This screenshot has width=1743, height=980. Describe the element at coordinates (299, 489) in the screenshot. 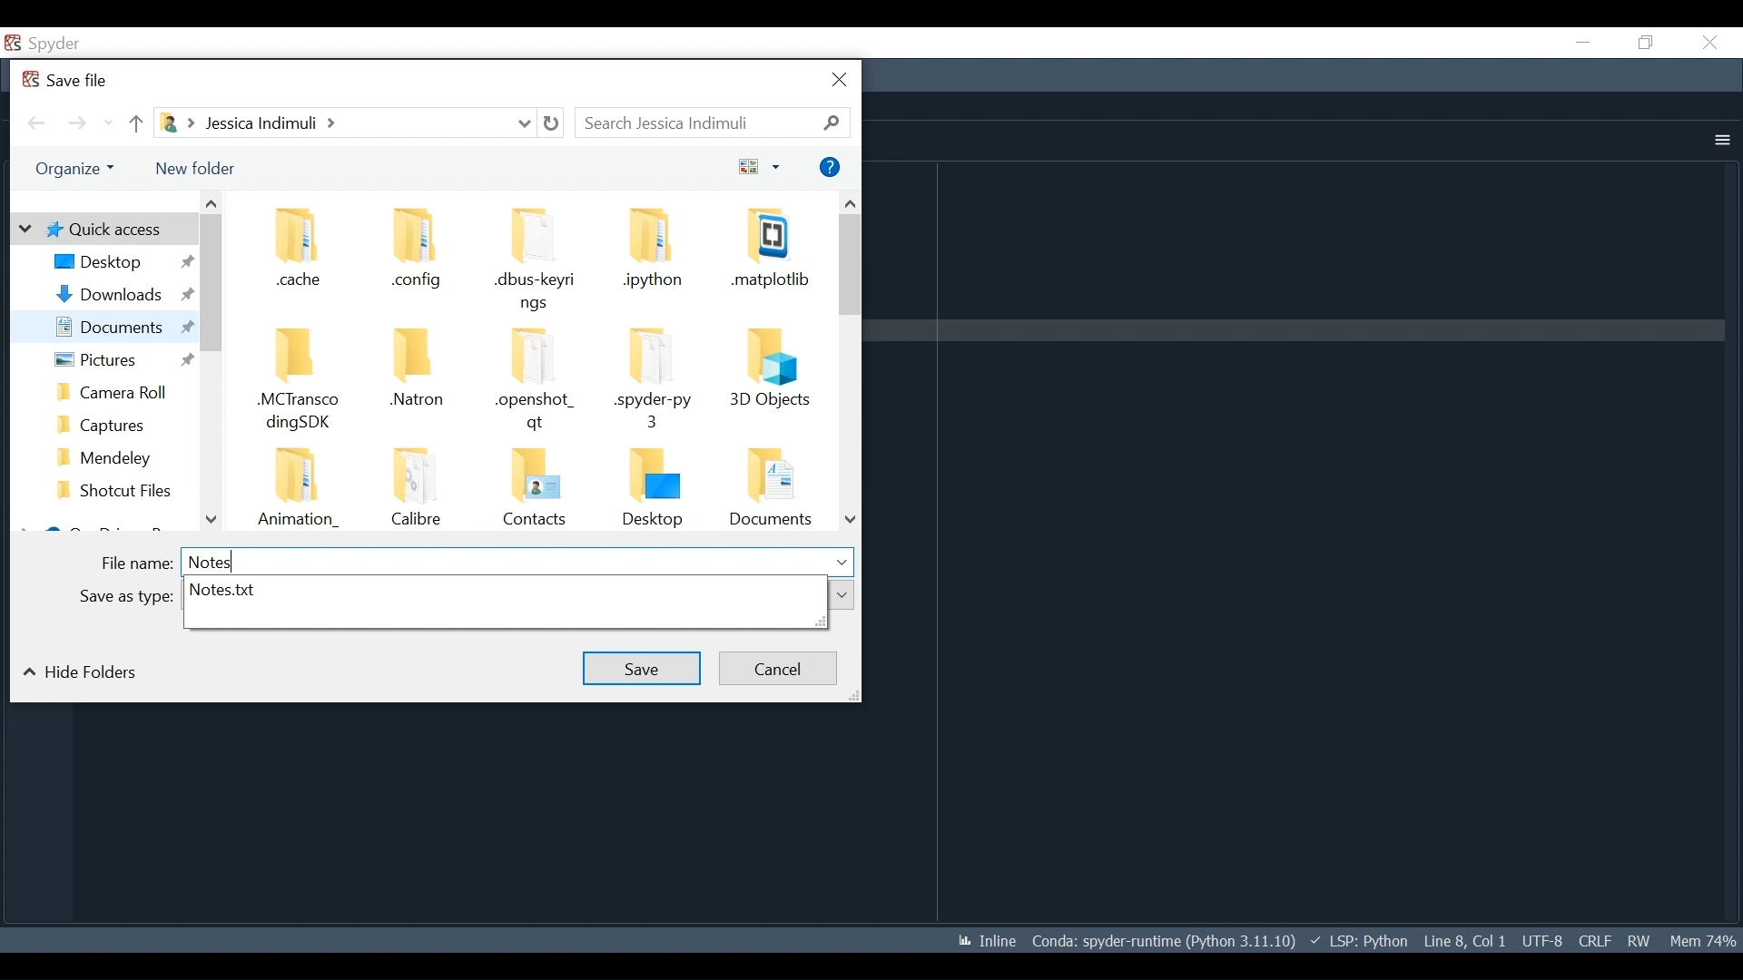

I see `Folder` at that location.